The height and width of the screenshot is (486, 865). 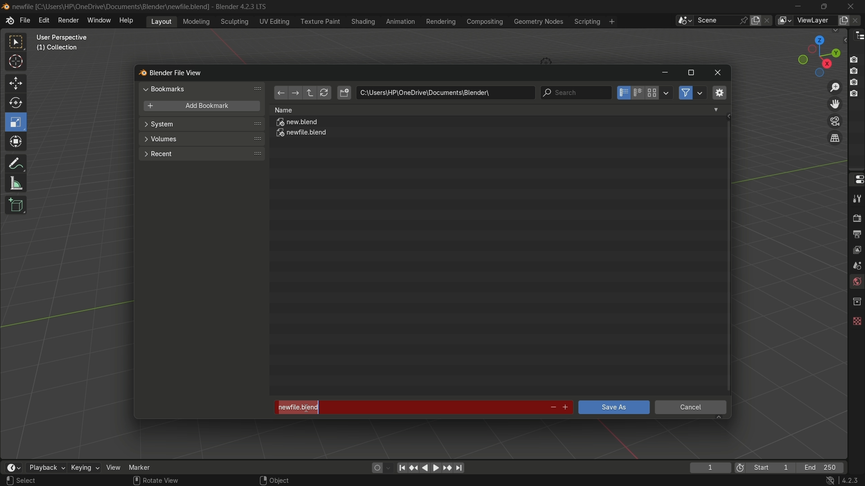 I want to click on Blend, so click(x=5, y=6).